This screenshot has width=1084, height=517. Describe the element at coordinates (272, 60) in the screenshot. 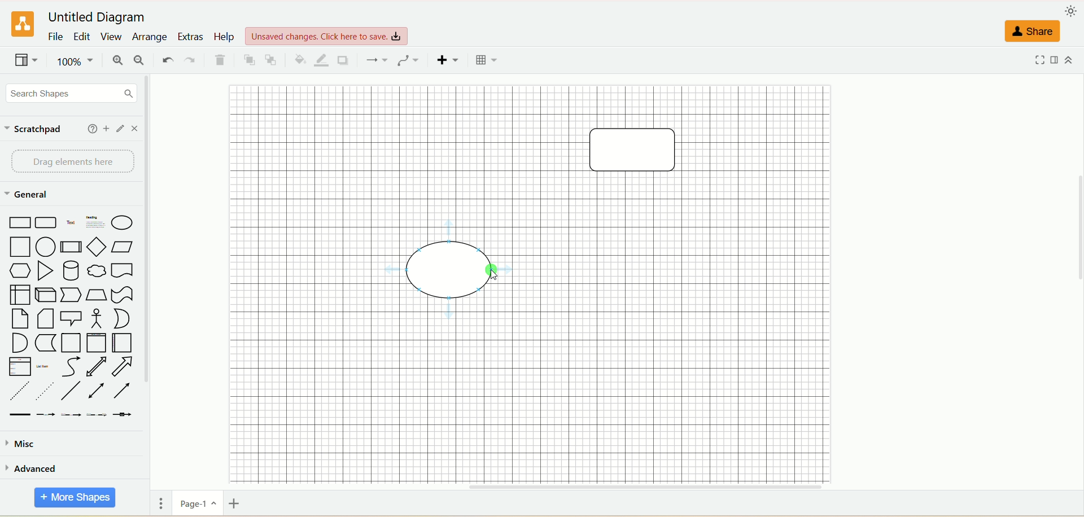

I see `to back` at that location.